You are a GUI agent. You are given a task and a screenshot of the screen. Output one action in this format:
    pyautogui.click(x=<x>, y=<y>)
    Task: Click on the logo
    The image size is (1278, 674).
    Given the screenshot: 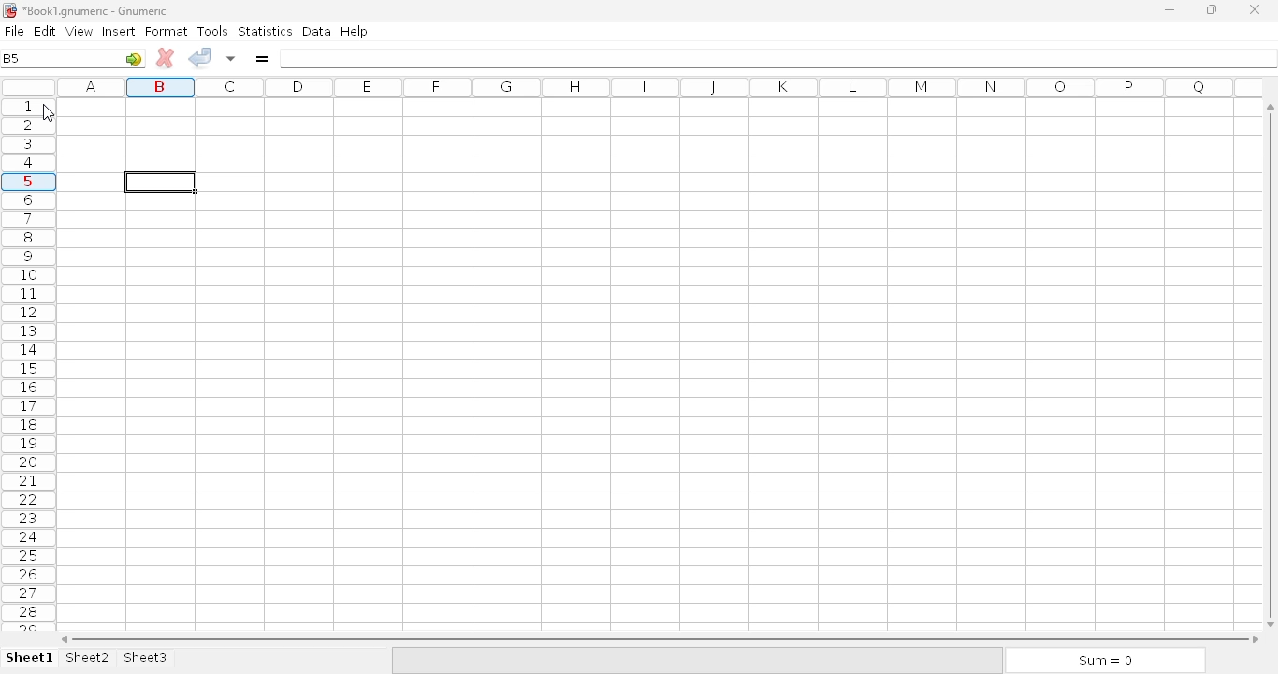 What is the action you would take?
    pyautogui.click(x=8, y=10)
    